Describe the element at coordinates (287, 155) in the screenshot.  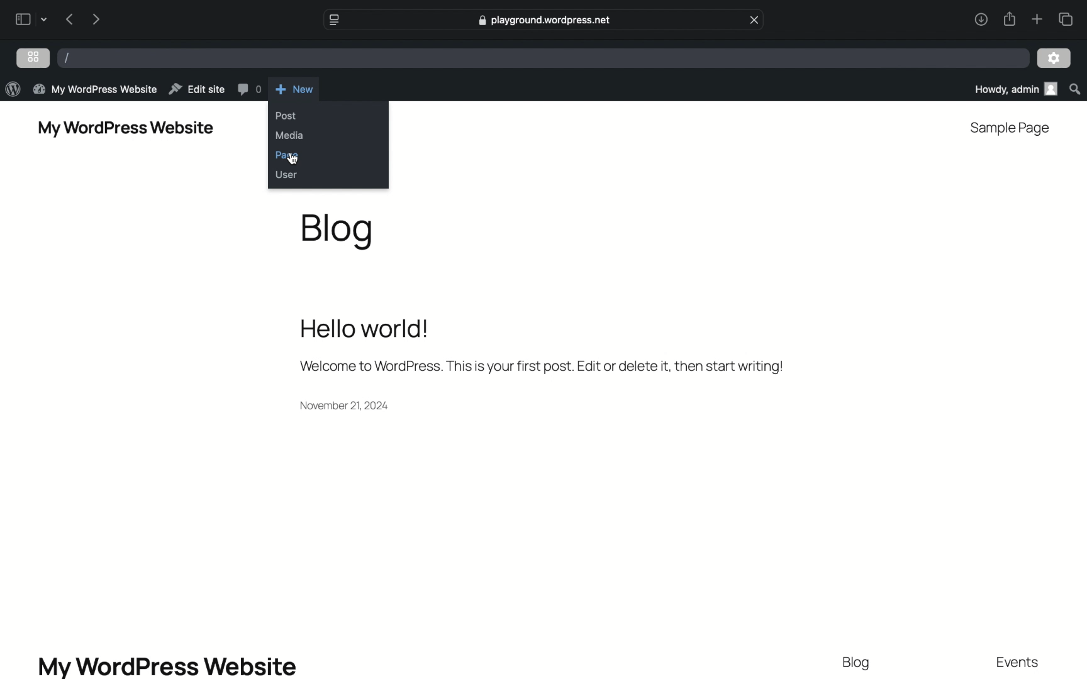
I see `page` at that location.